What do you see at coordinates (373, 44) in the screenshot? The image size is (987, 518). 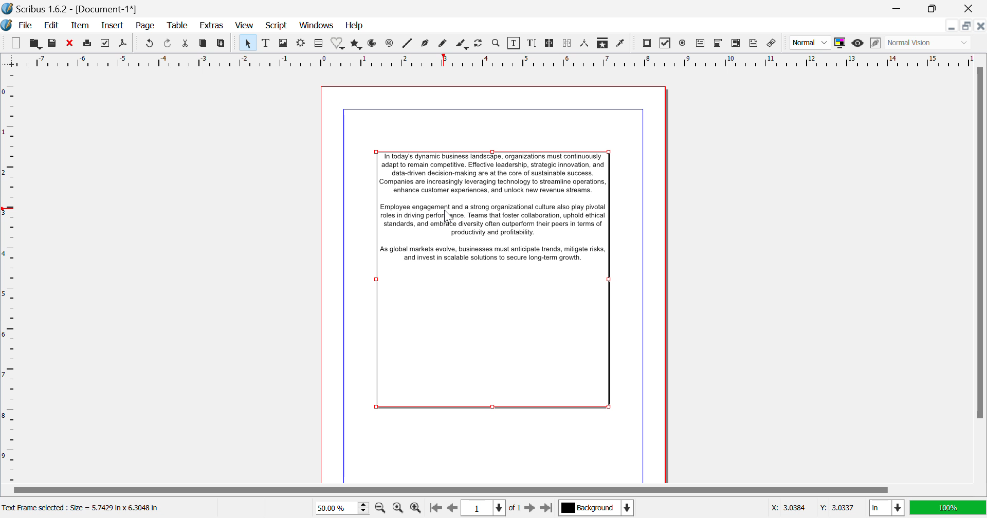 I see `Arcs` at bounding box center [373, 44].